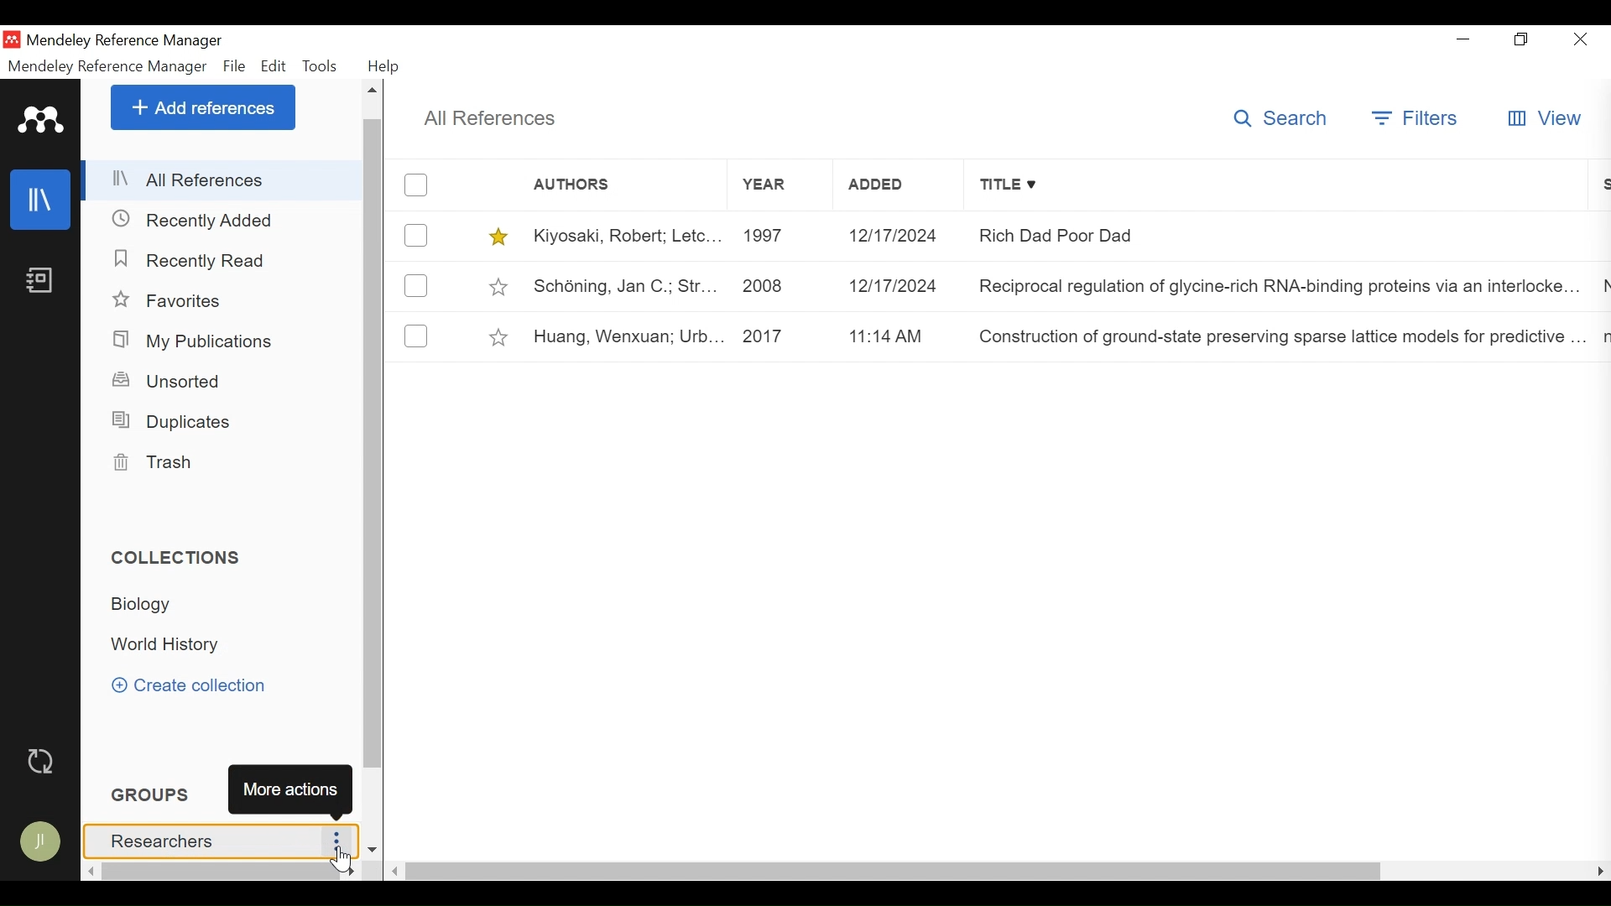 The width and height of the screenshot is (1611, 906). Describe the element at coordinates (374, 480) in the screenshot. I see `Vertical Scroll bar` at that location.